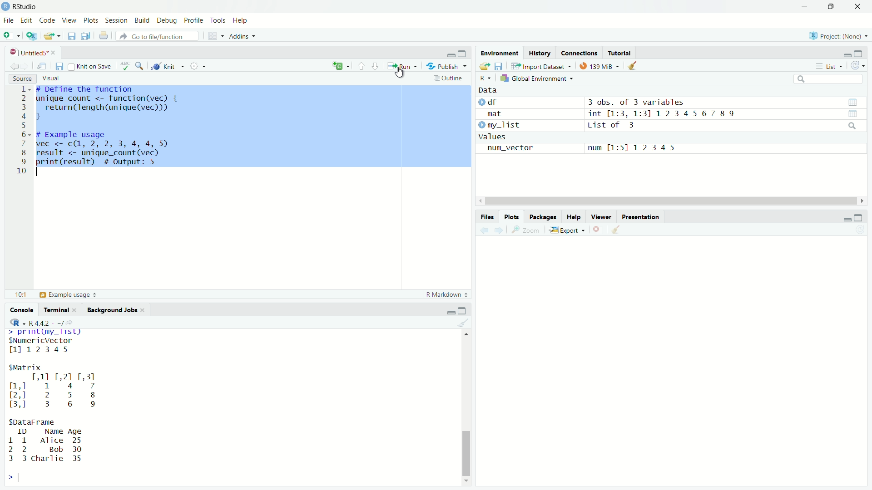  Describe the element at coordinates (375, 67) in the screenshot. I see `next section` at that location.